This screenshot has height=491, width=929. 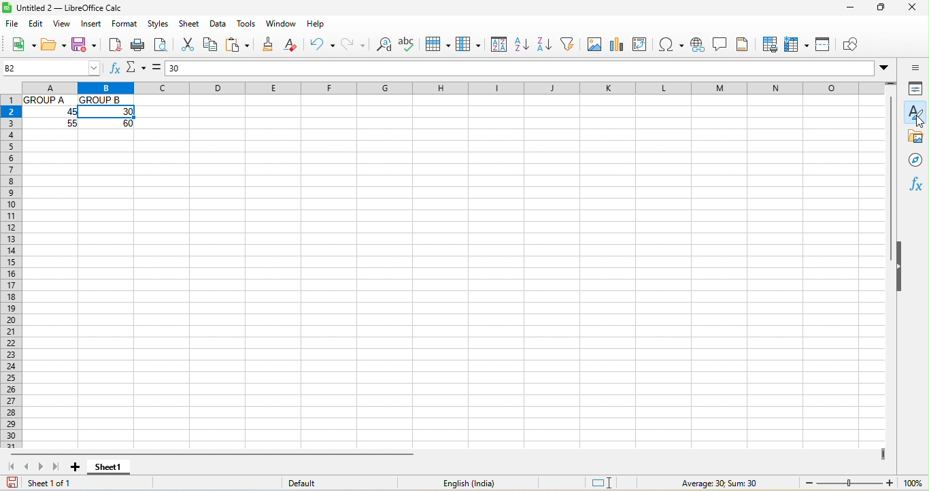 What do you see at coordinates (467, 484) in the screenshot?
I see `English (India)` at bounding box center [467, 484].